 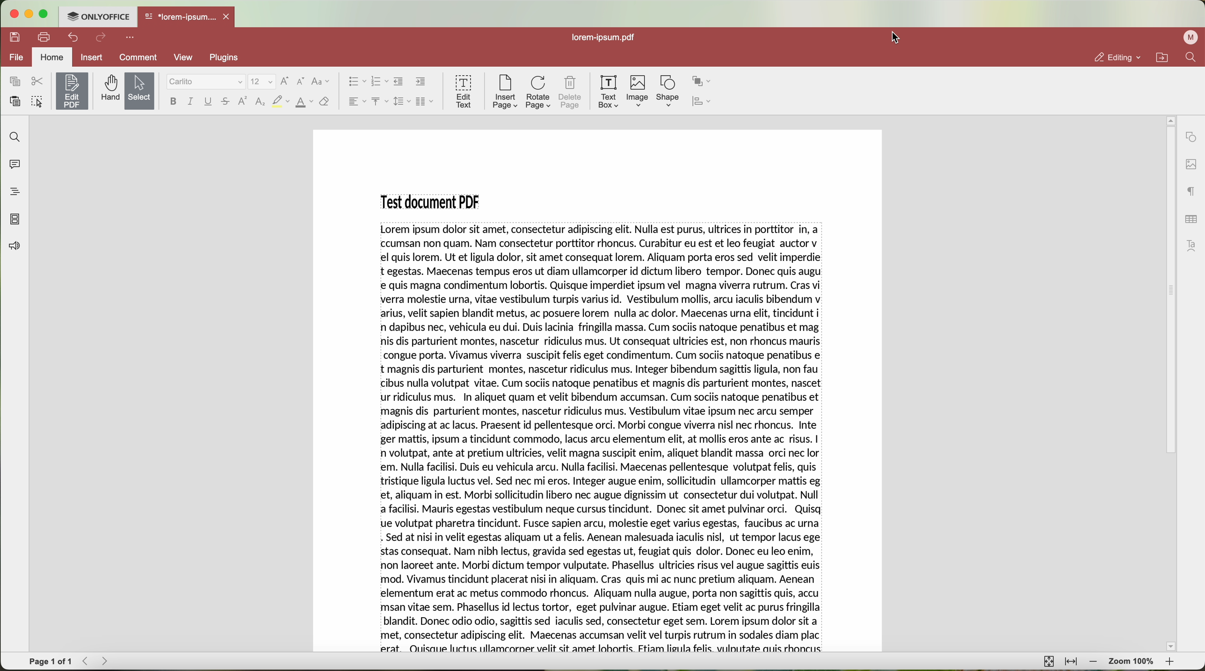 I want to click on *lorem-ipsum...., so click(x=180, y=15).